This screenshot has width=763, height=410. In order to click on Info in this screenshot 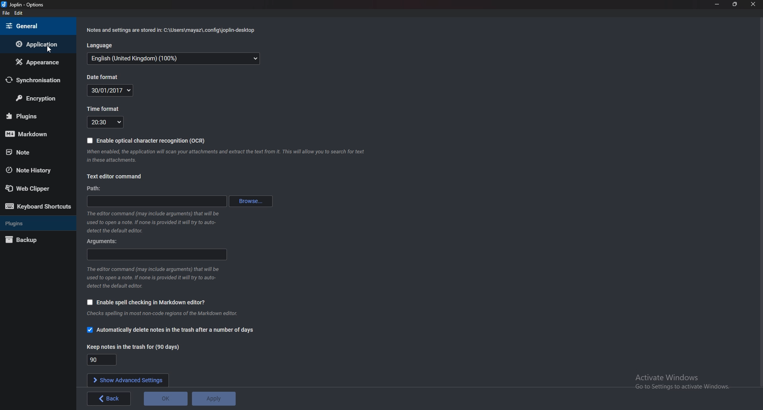, I will do `click(172, 31)`.